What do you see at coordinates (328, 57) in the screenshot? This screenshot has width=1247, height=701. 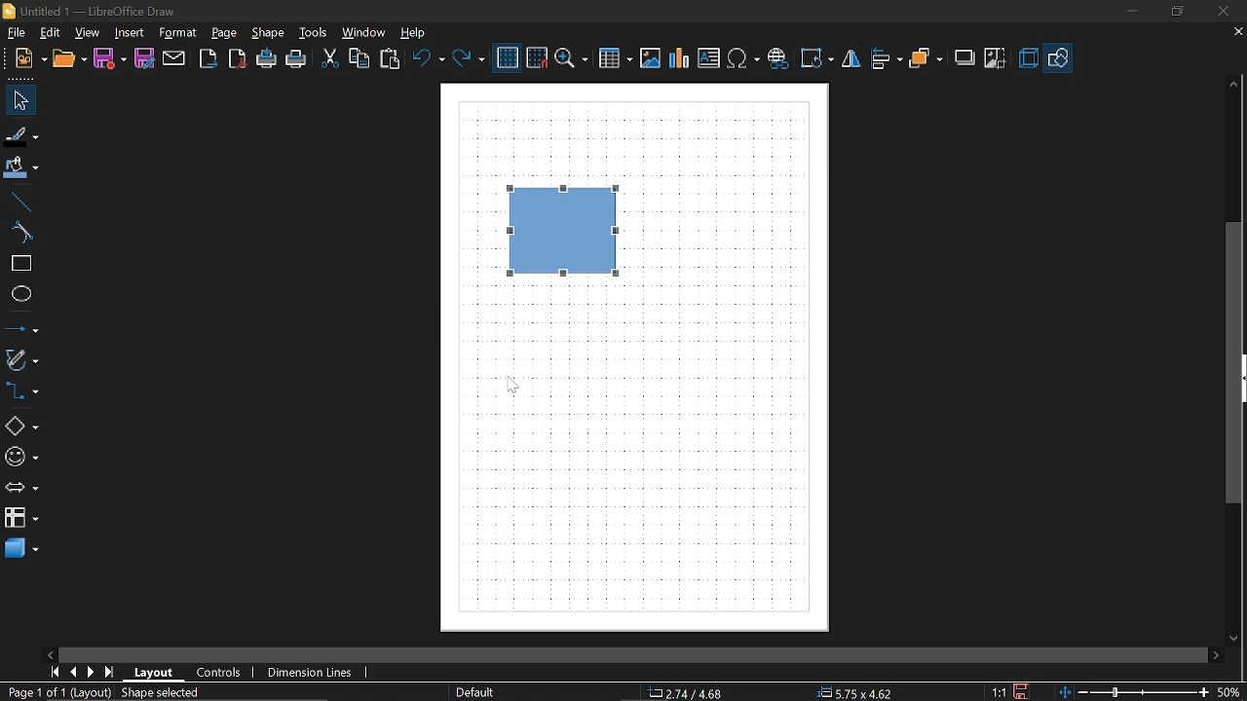 I see `Cut` at bounding box center [328, 57].